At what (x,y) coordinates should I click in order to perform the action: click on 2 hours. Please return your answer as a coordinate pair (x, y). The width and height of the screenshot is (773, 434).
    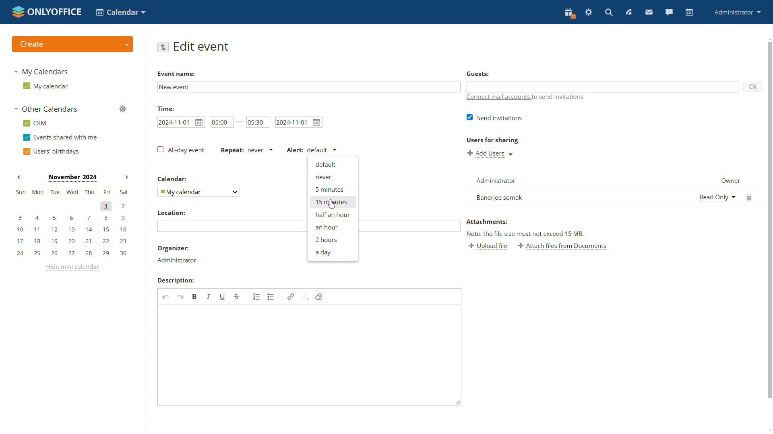
    Looking at the image, I should click on (332, 239).